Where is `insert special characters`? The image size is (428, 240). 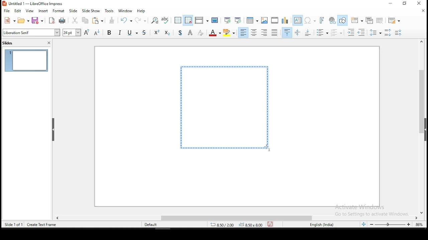
insert special characters is located at coordinates (310, 21).